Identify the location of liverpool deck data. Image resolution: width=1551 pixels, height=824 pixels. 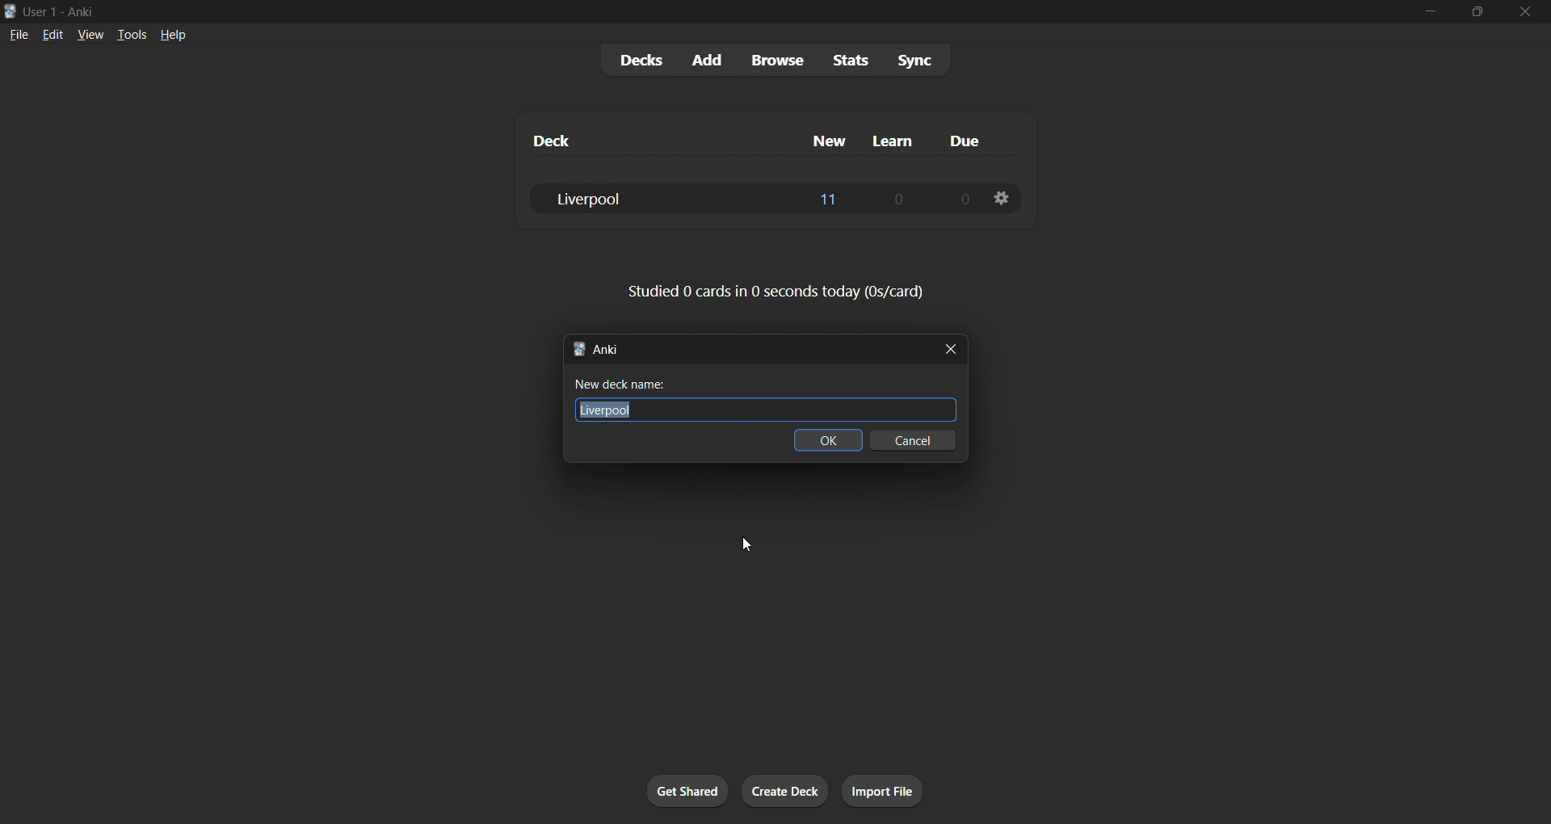
(757, 198).